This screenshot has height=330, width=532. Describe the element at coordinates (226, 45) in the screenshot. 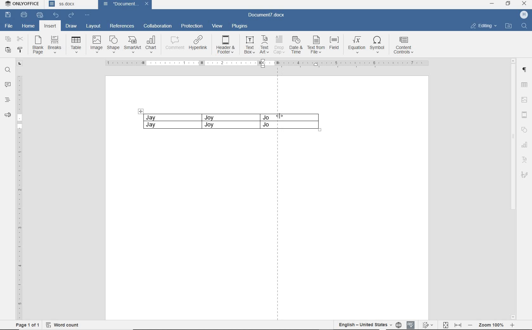

I see `HEADER & FOOTER` at that location.